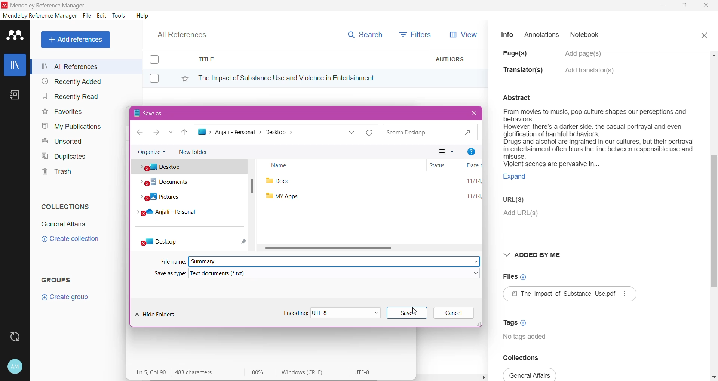 The image size is (718, 381). Describe the element at coordinates (527, 357) in the screenshot. I see `Collections` at that location.